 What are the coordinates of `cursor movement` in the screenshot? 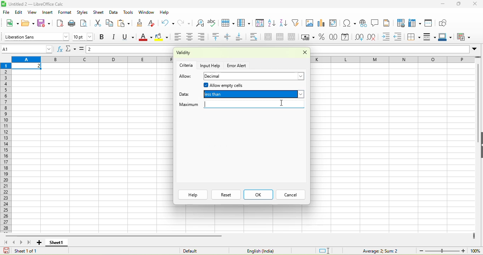 It's located at (283, 102).